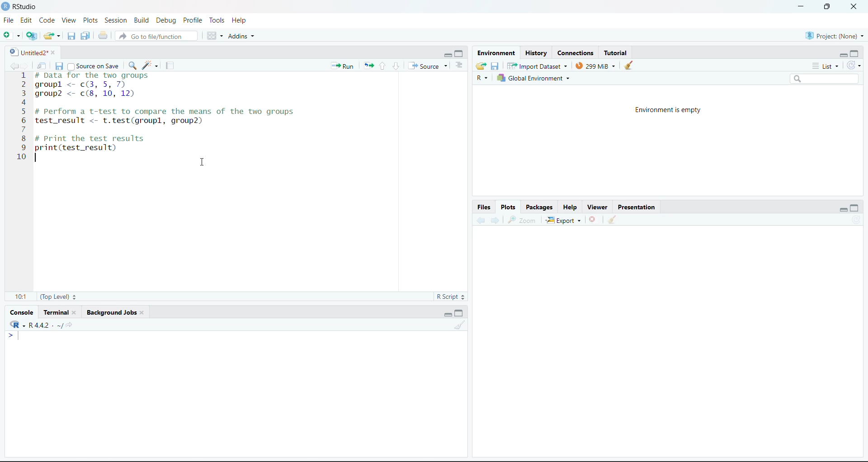 The image size is (868, 462). What do you see at coordinates (32, 36) in the screenshot?
I see `create a project` at bounding box center [32, 36].